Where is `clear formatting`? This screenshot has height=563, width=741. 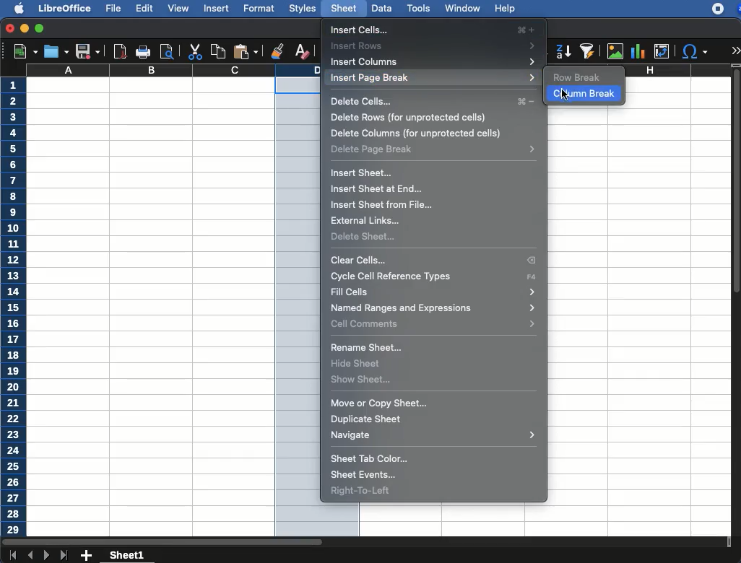 clear formatting is located at coordinates (301, 53).